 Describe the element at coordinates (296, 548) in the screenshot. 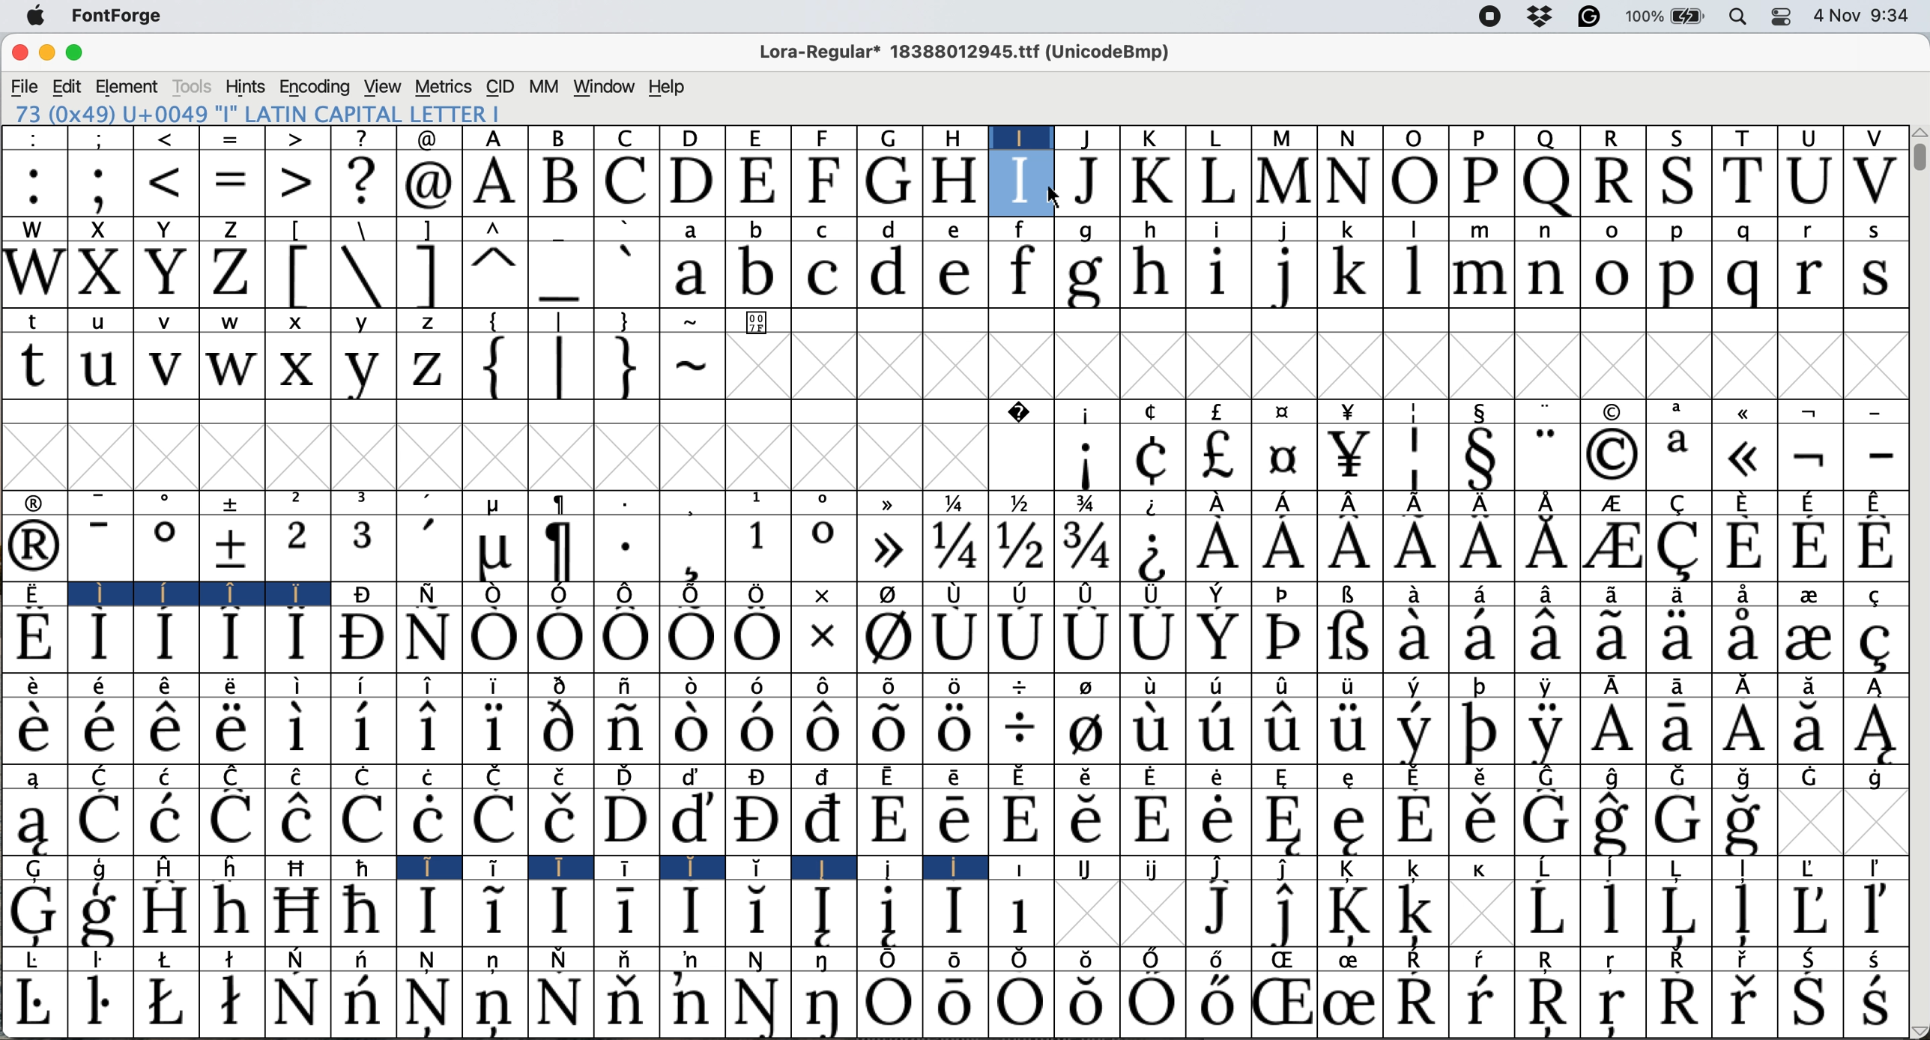

I see `2` at that location.